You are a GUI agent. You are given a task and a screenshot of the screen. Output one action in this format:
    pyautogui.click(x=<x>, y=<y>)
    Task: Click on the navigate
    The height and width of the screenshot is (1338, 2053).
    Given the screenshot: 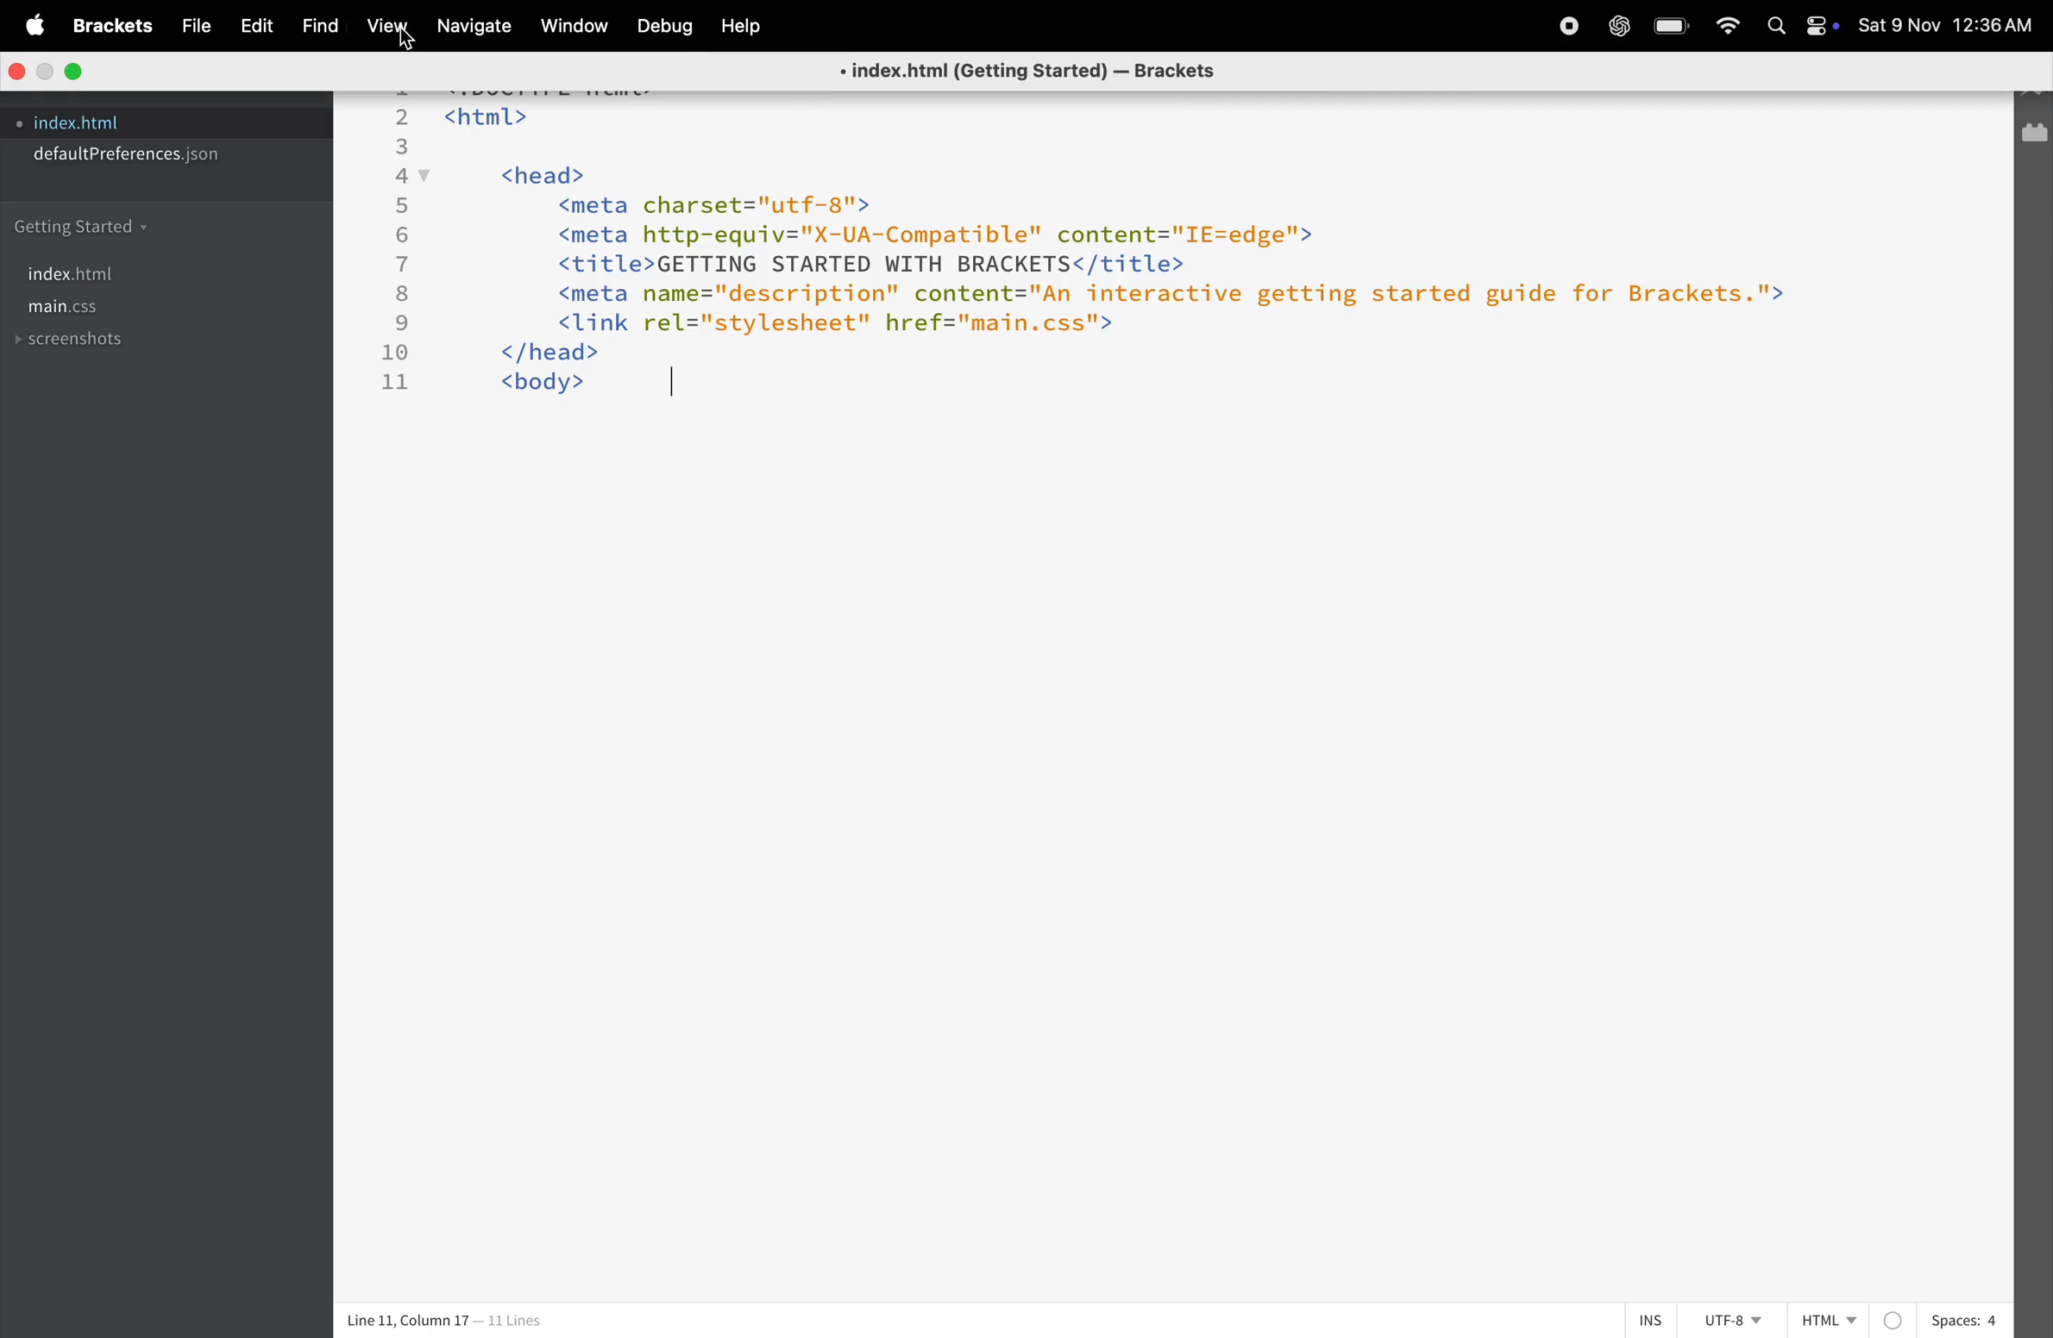 What is the action you would take?
    pyautogui.click(x=480, y=29)
    